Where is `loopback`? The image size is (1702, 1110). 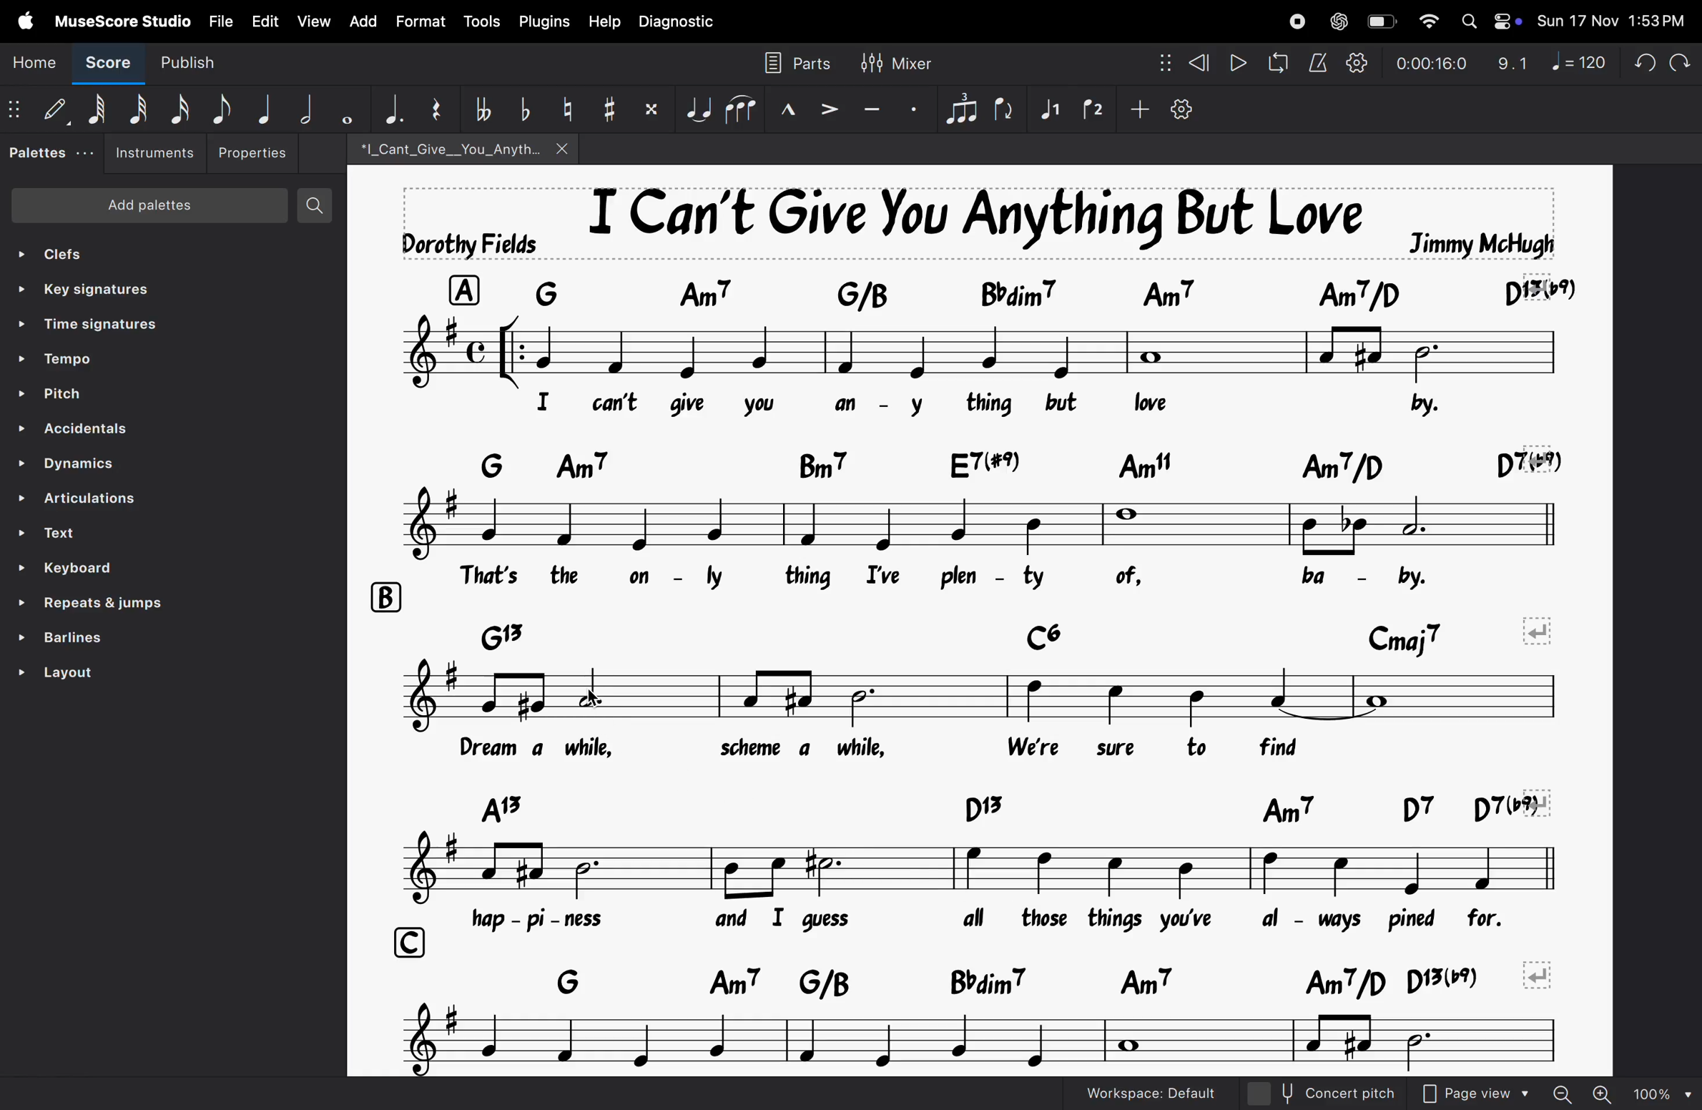
loopback is located at coordinates (1278, 62).